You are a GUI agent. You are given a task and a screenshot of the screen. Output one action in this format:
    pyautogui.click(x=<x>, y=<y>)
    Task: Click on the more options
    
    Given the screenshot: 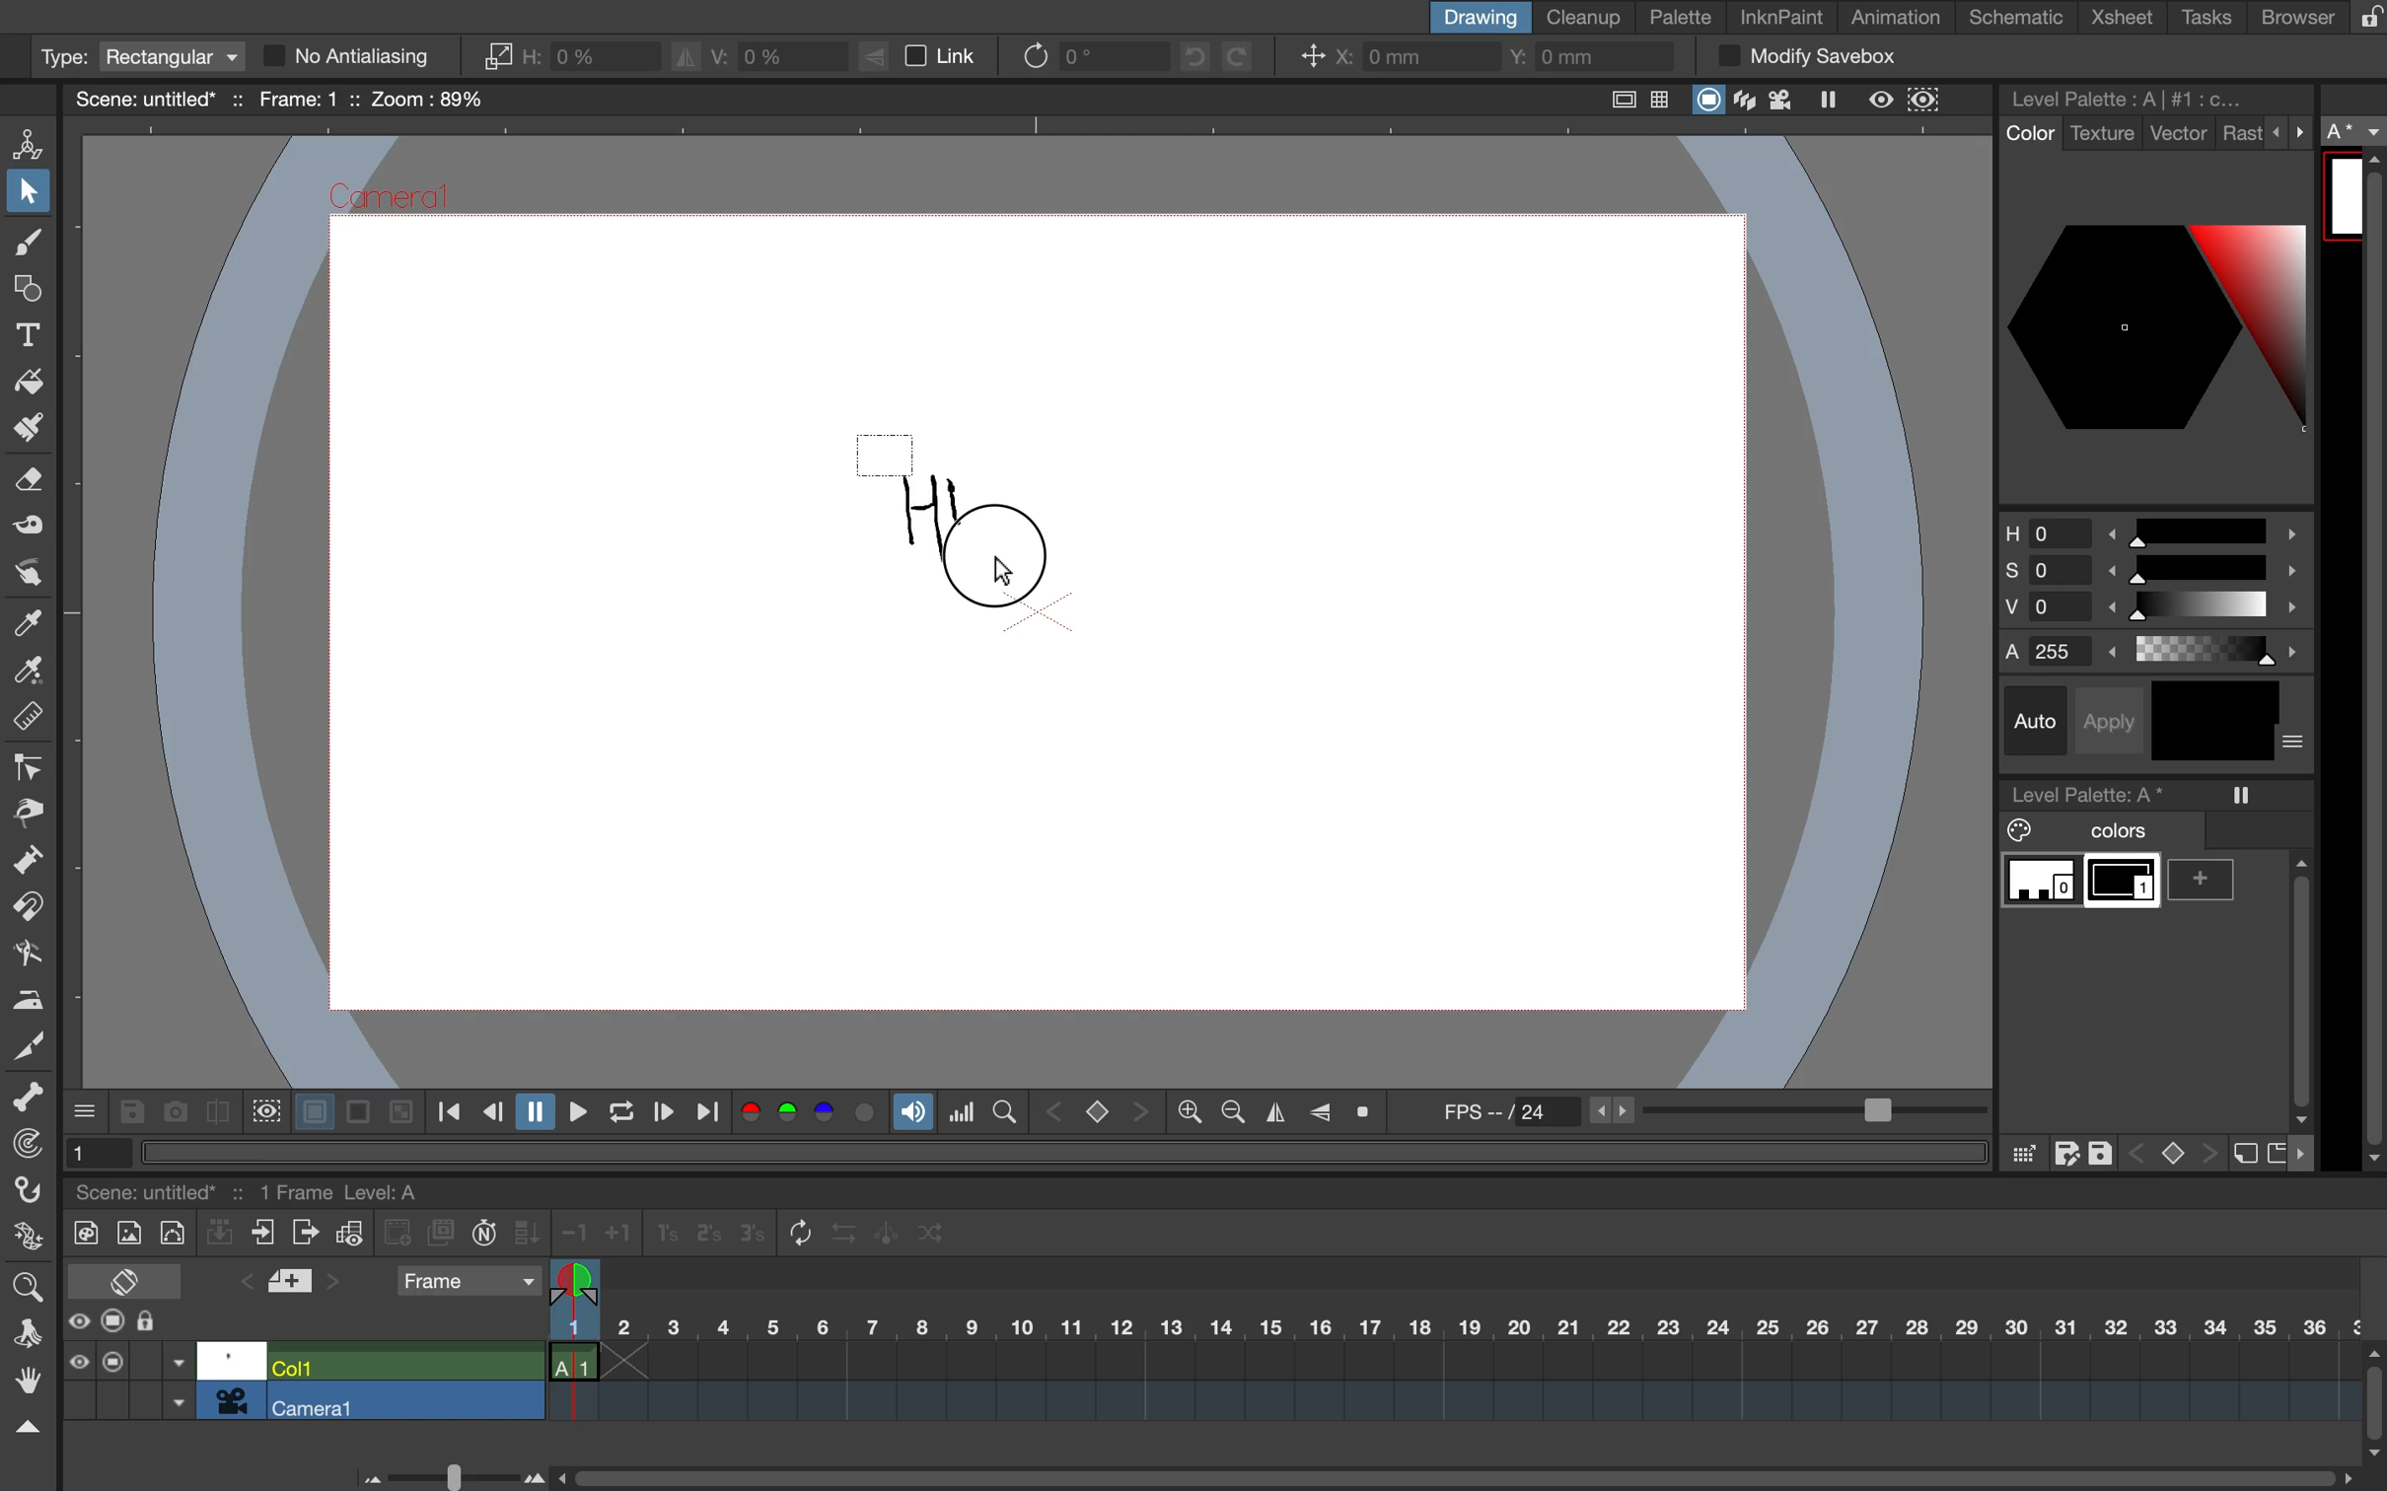 What is the action you would take?
    pyautogui.click(x=2295, y=744)
    